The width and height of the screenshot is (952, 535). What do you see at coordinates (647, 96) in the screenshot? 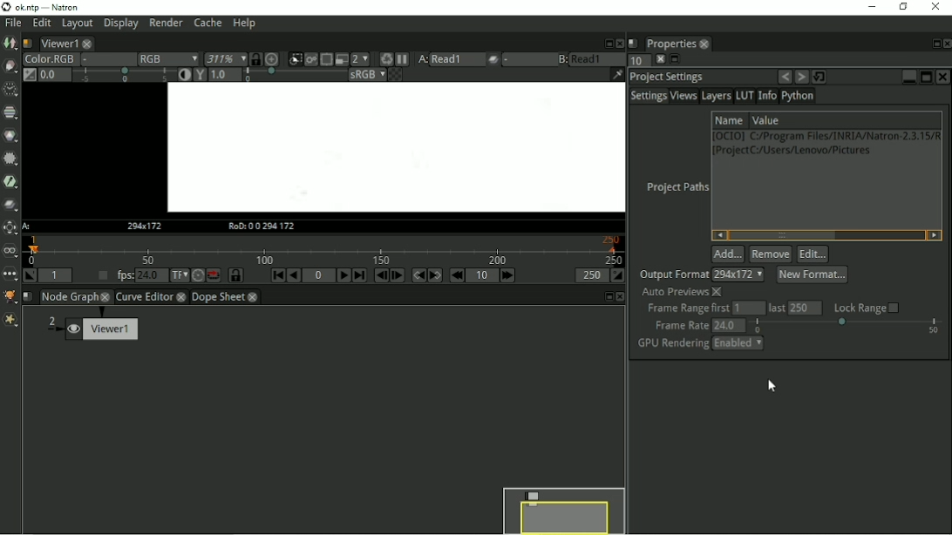
I see `Settings` at bounding box center [647, 96].